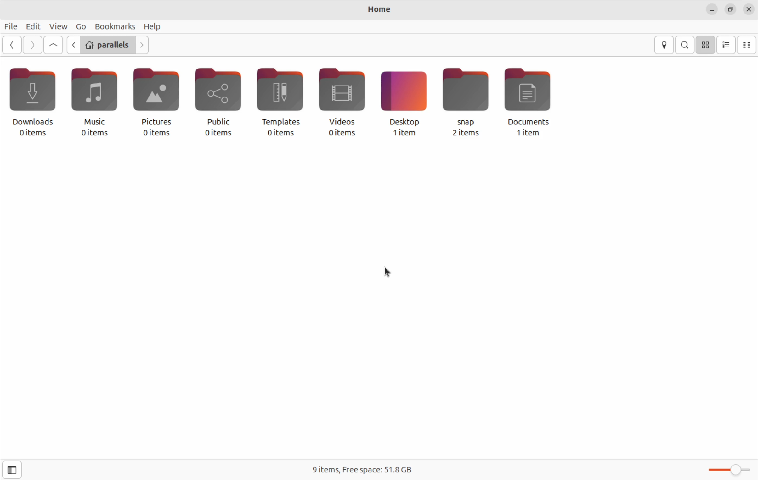 The image size is (758, 480). Describe the element at coordinates (33, 133) in the screenshot. I see `0 items` at that location.